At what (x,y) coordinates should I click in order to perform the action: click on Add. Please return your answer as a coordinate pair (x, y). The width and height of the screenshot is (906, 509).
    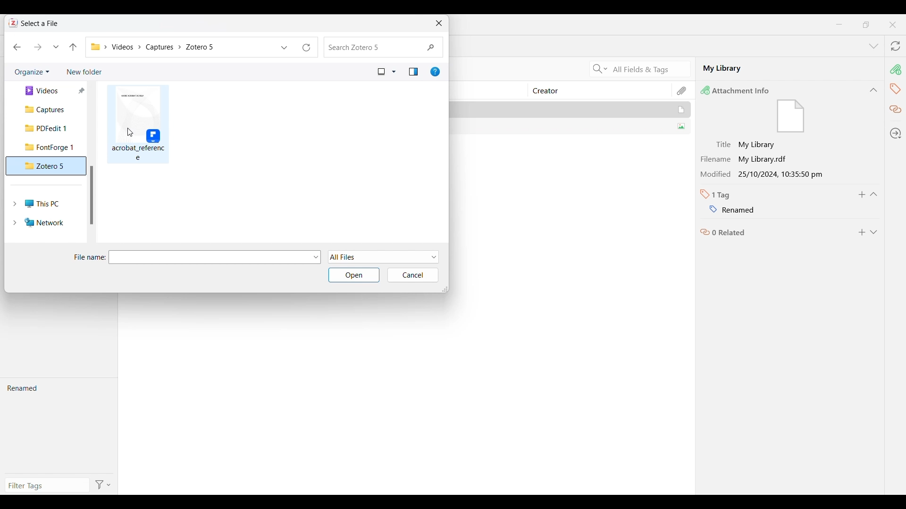
    Looking at the image, I should click on (862, 195).